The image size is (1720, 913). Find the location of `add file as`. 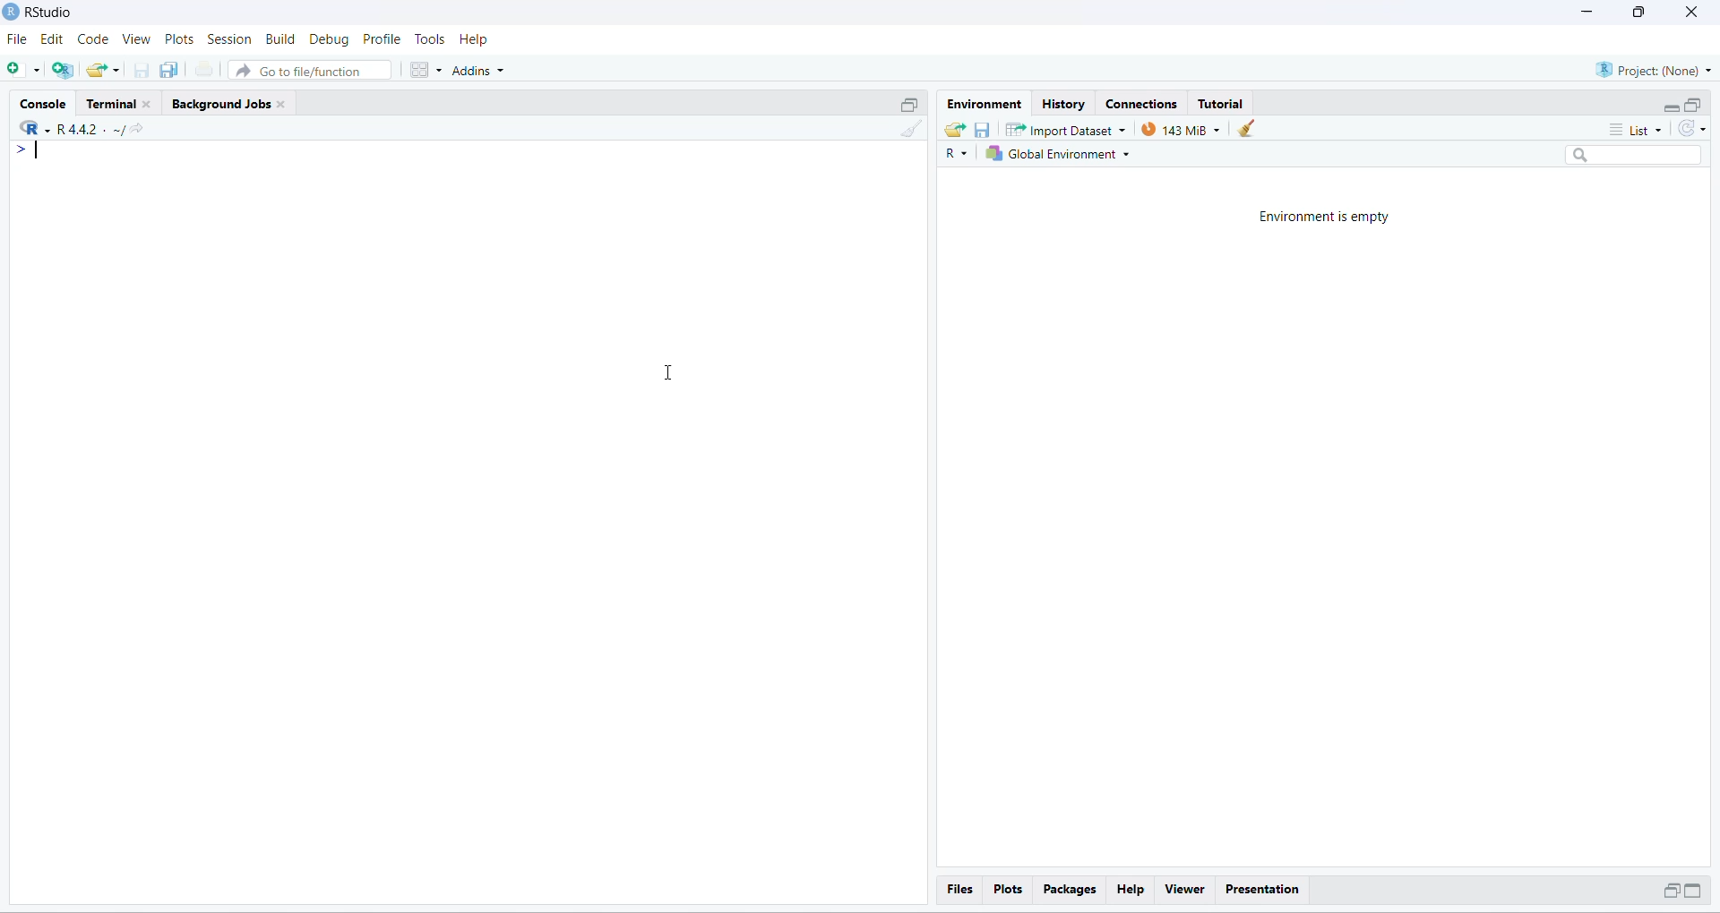

add file as is located at coordinates (25, 70).